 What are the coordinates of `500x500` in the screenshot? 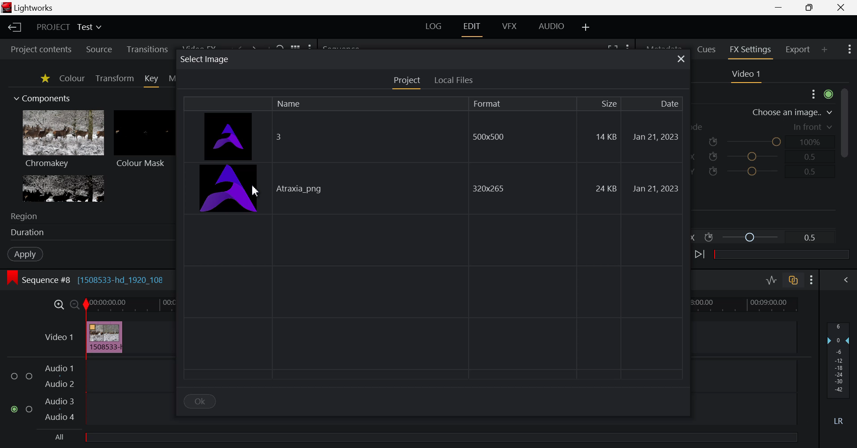 It's located at (490, 137).